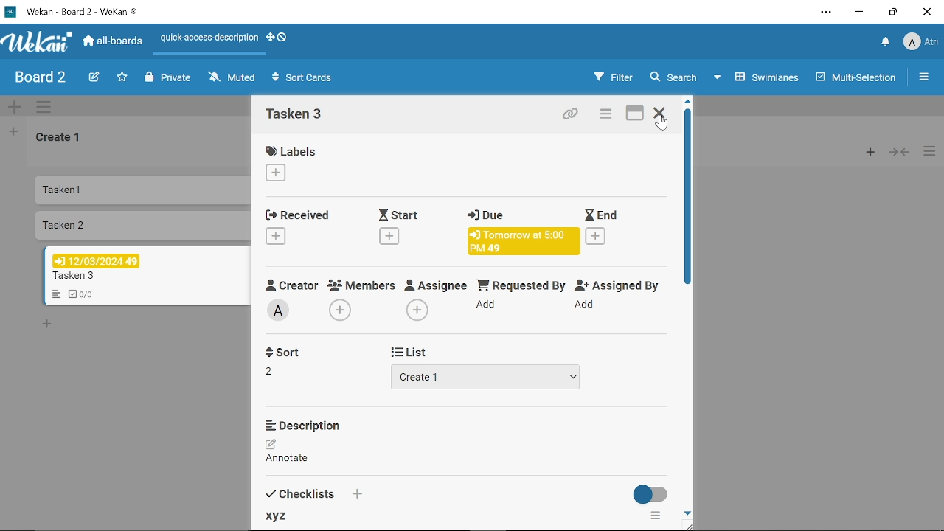 The height and width of the screenshot is (531, 944). I want to click on More, so click(922, 77).